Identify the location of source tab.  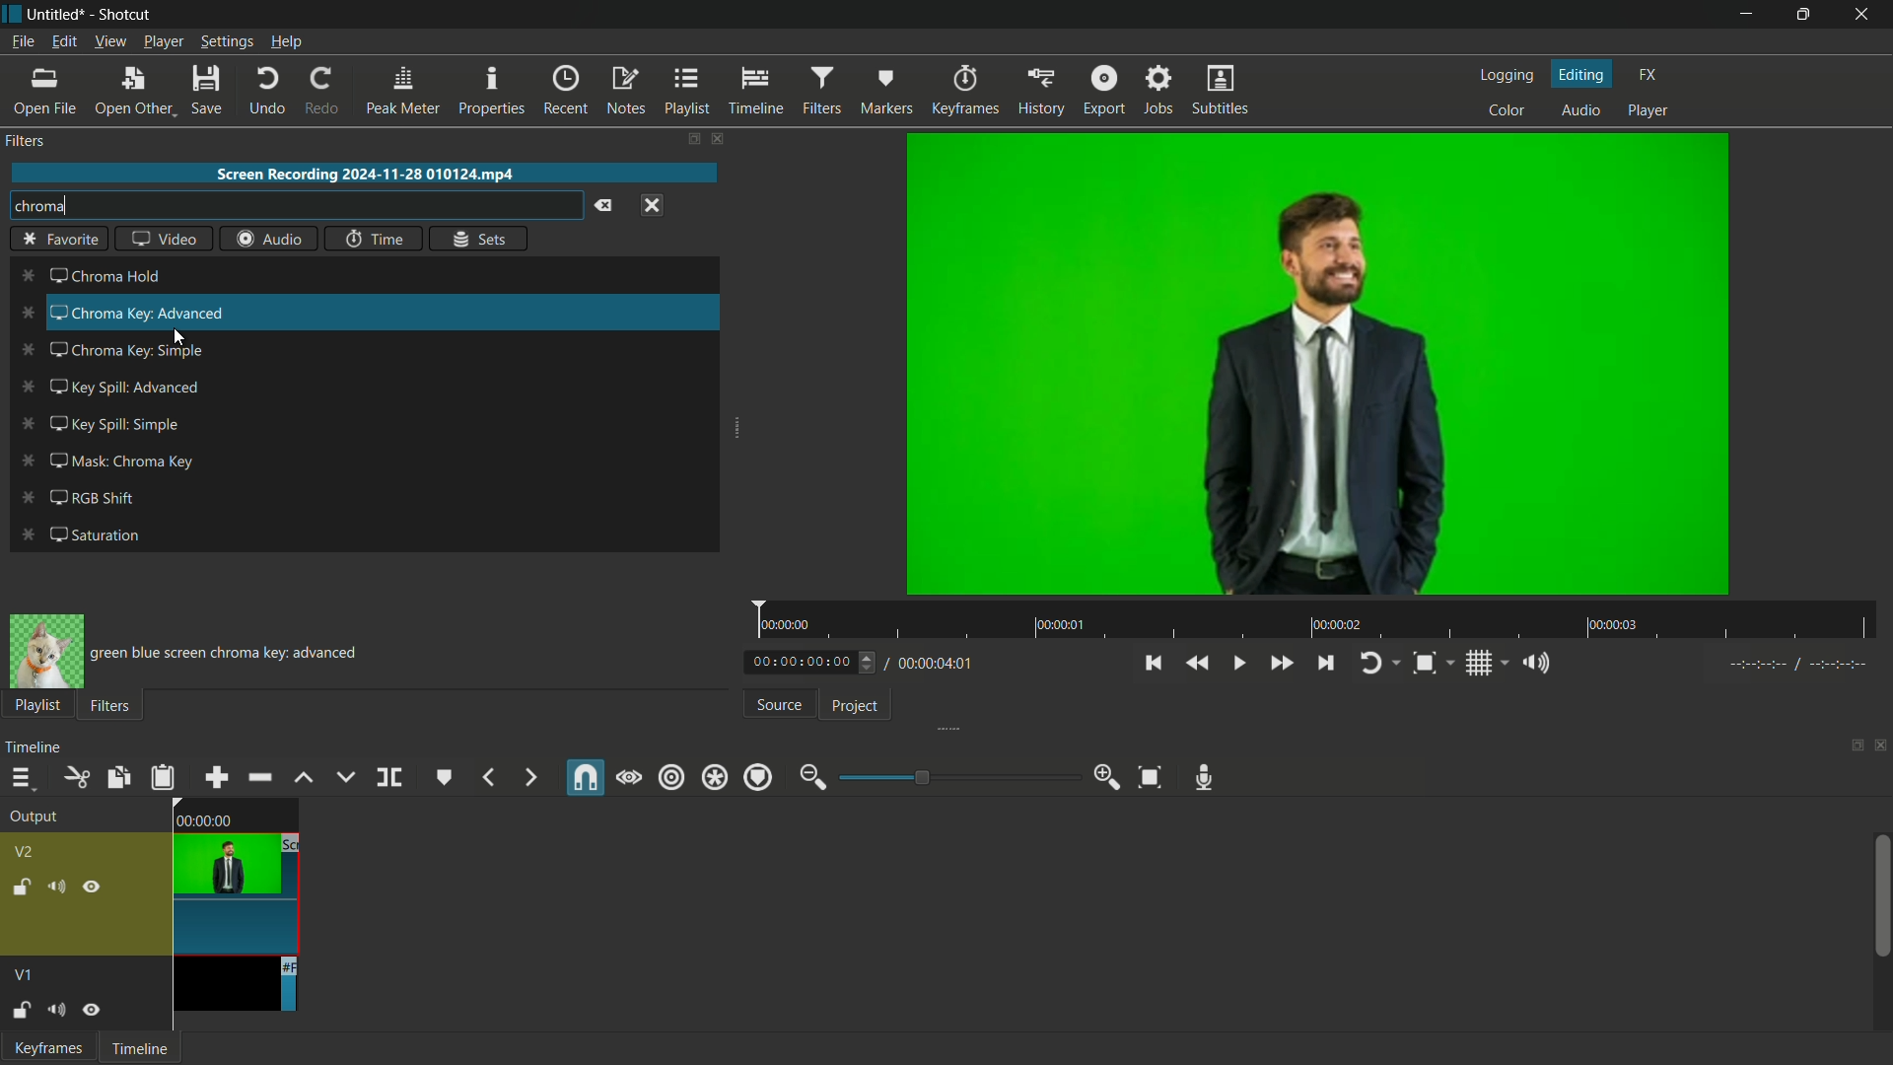
(778, 704).